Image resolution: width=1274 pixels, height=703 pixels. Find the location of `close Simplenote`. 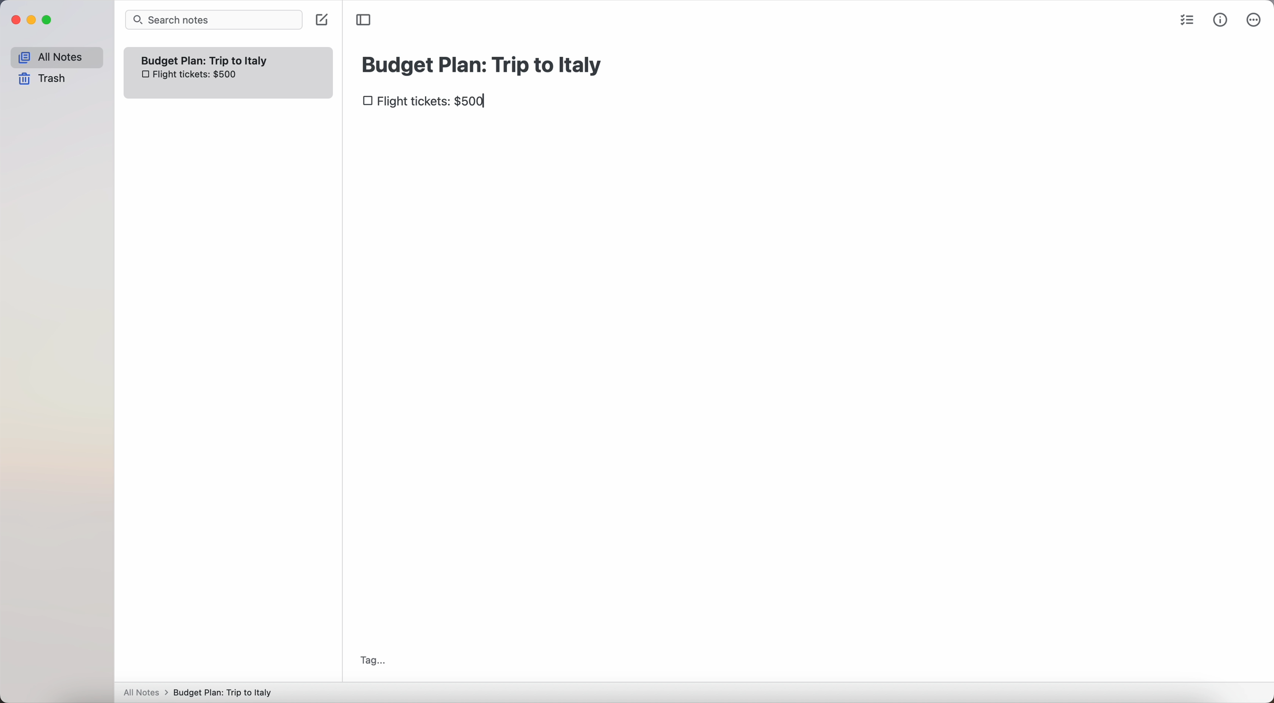

close Simplenote is located at coordinates (15, 20).